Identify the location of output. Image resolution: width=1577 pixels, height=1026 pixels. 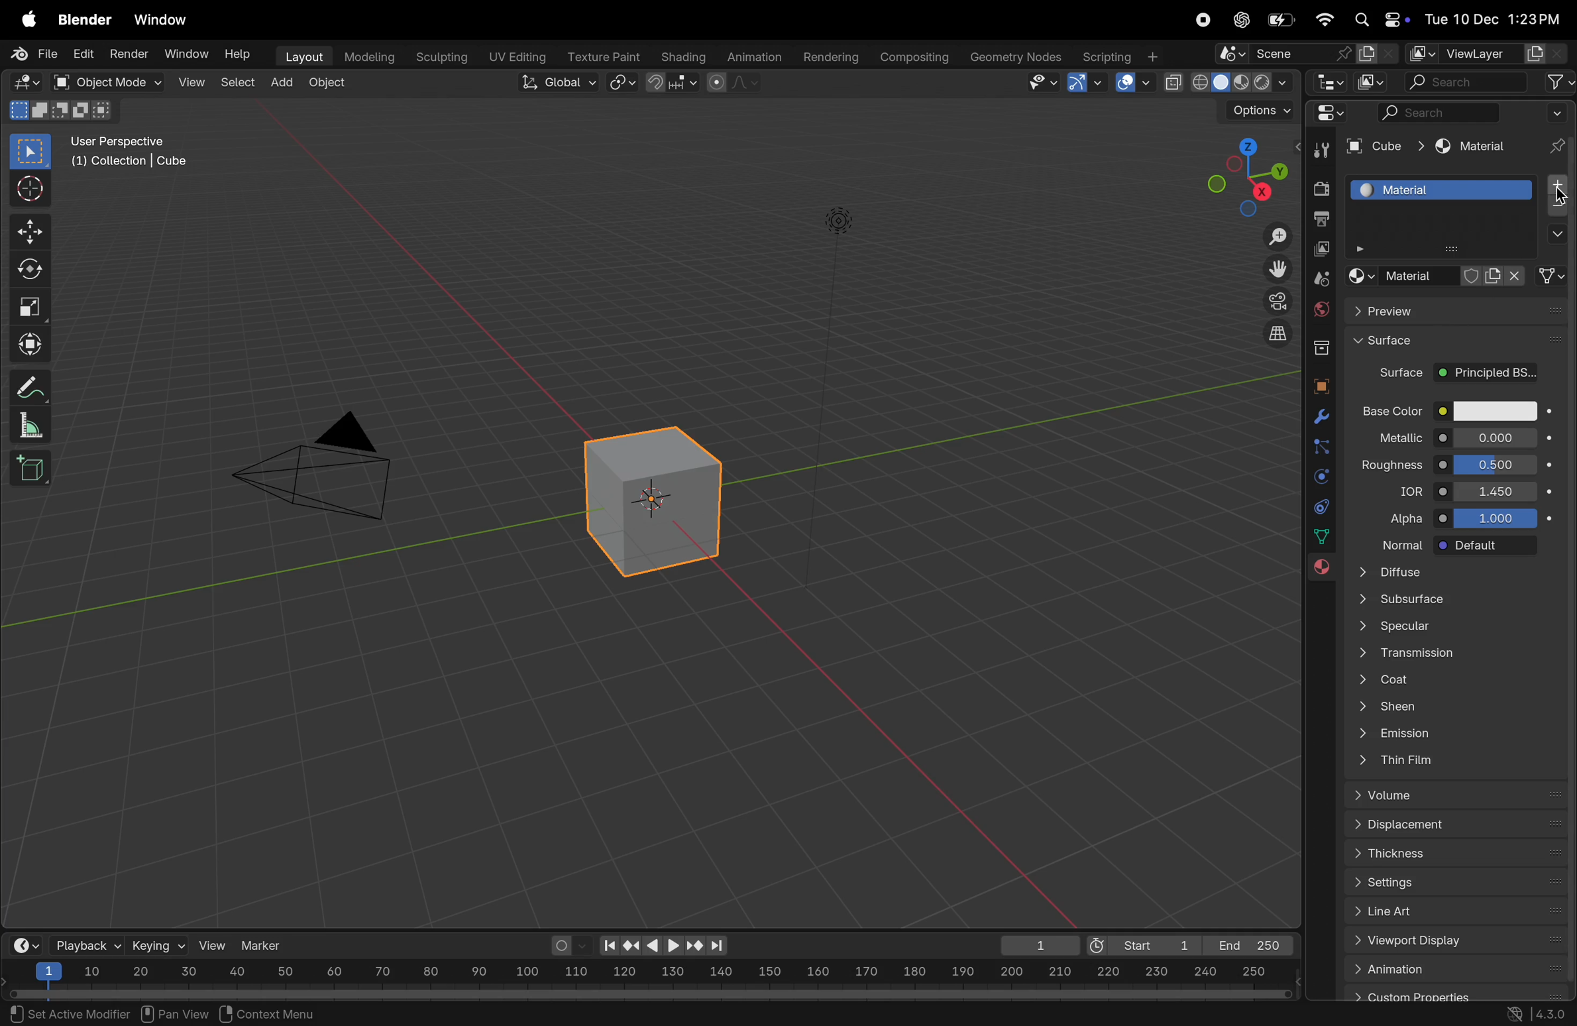
(1321, 219).